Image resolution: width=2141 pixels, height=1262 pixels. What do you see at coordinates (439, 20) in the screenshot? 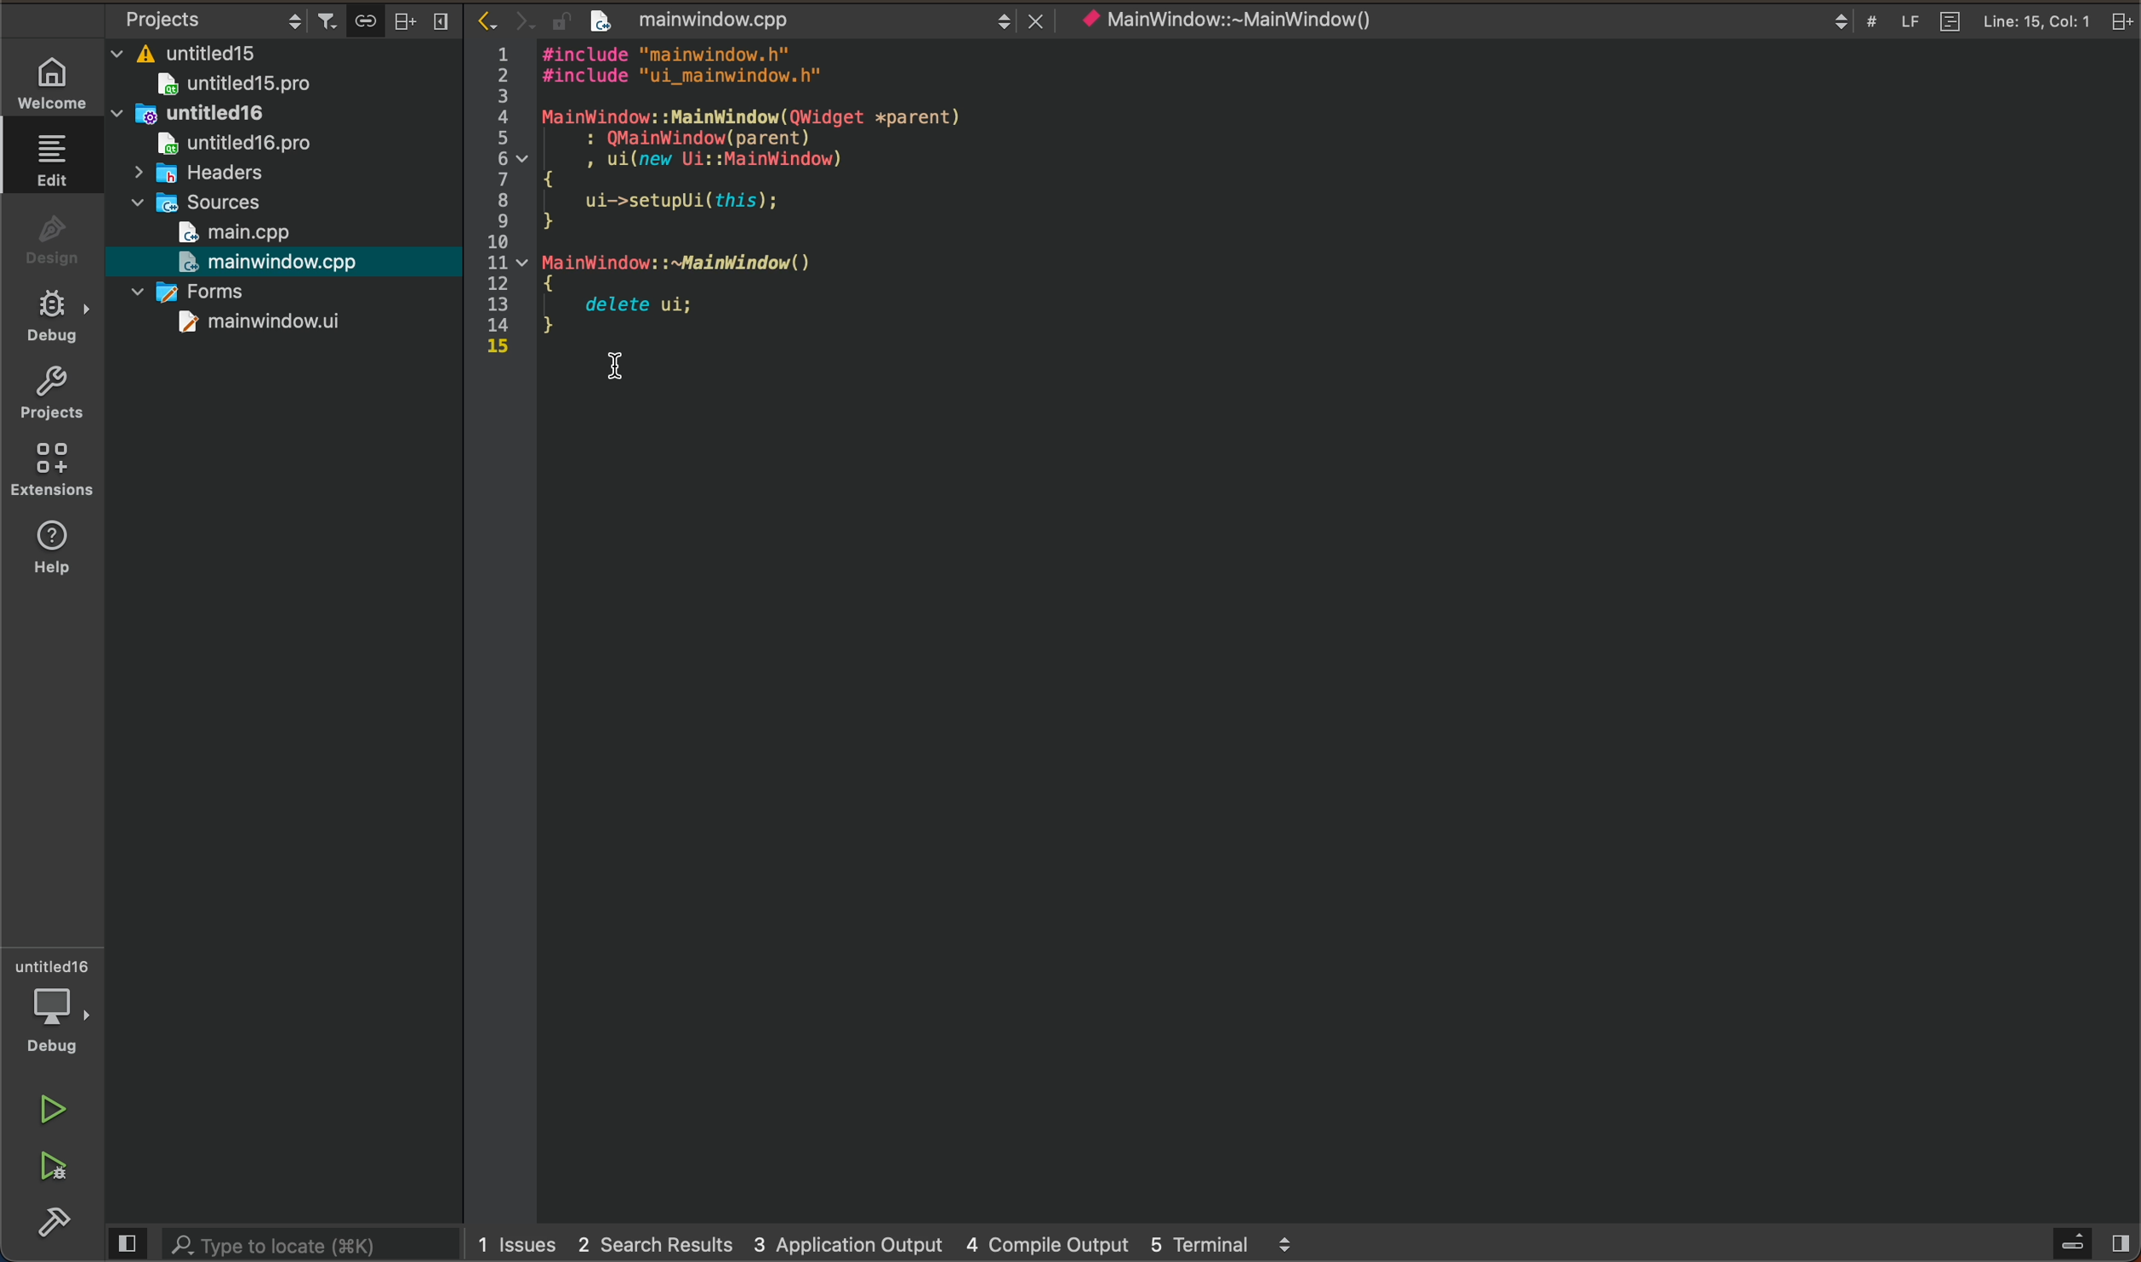
I see `Menu` at bounding box center [439, 20].